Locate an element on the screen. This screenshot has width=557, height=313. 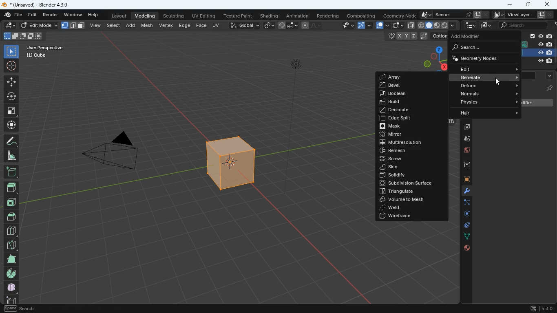
triangulate is located at coordinates (408, 192).